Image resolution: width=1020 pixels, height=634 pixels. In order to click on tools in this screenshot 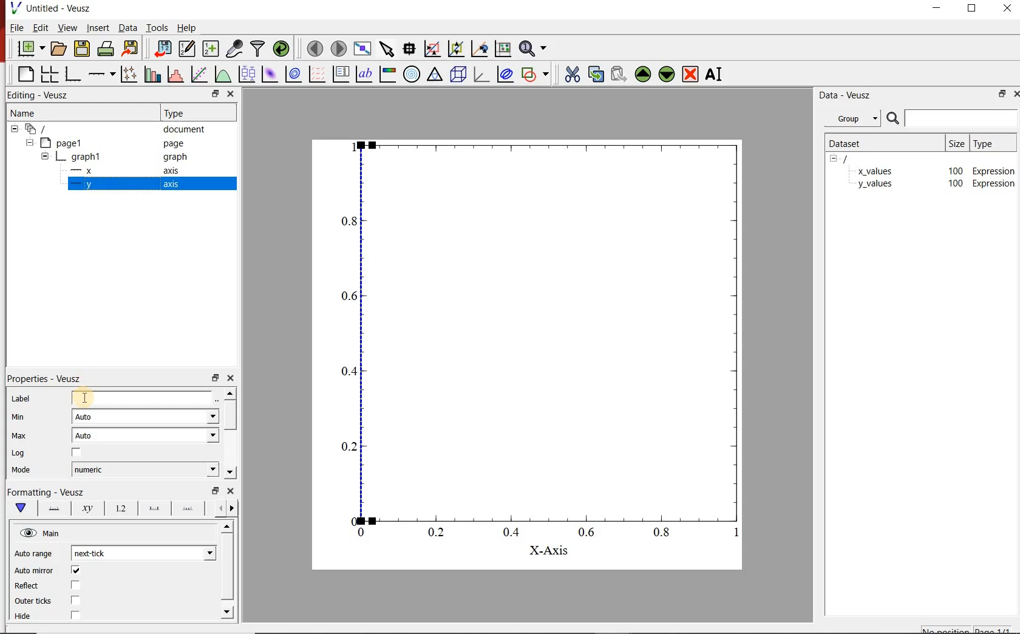, I will do `click(158, 27)`.